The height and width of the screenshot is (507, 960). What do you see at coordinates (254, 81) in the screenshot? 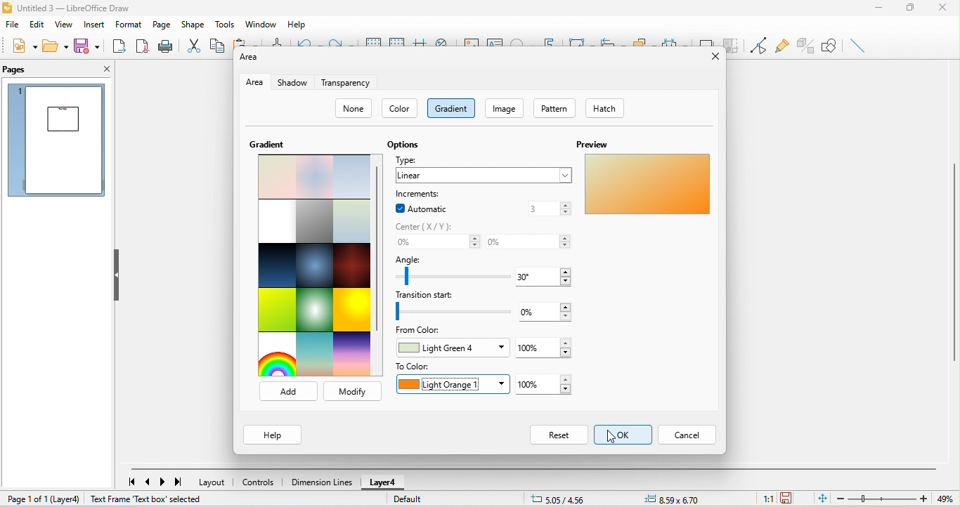
I see `area` at bounding box center [254, 81].